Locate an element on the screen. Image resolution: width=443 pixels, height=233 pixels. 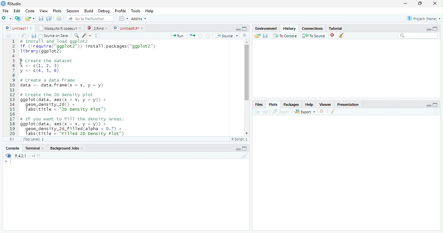
To console is located at coordinates (285, 36).